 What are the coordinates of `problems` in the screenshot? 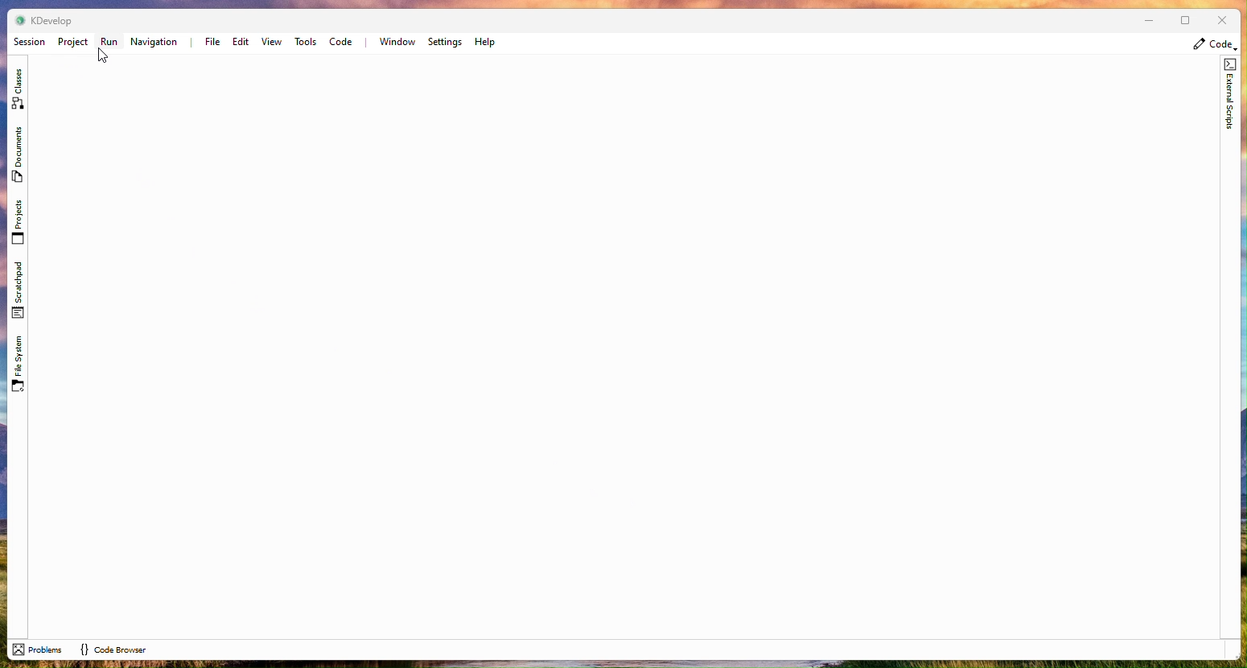 It's located at (38, 649).